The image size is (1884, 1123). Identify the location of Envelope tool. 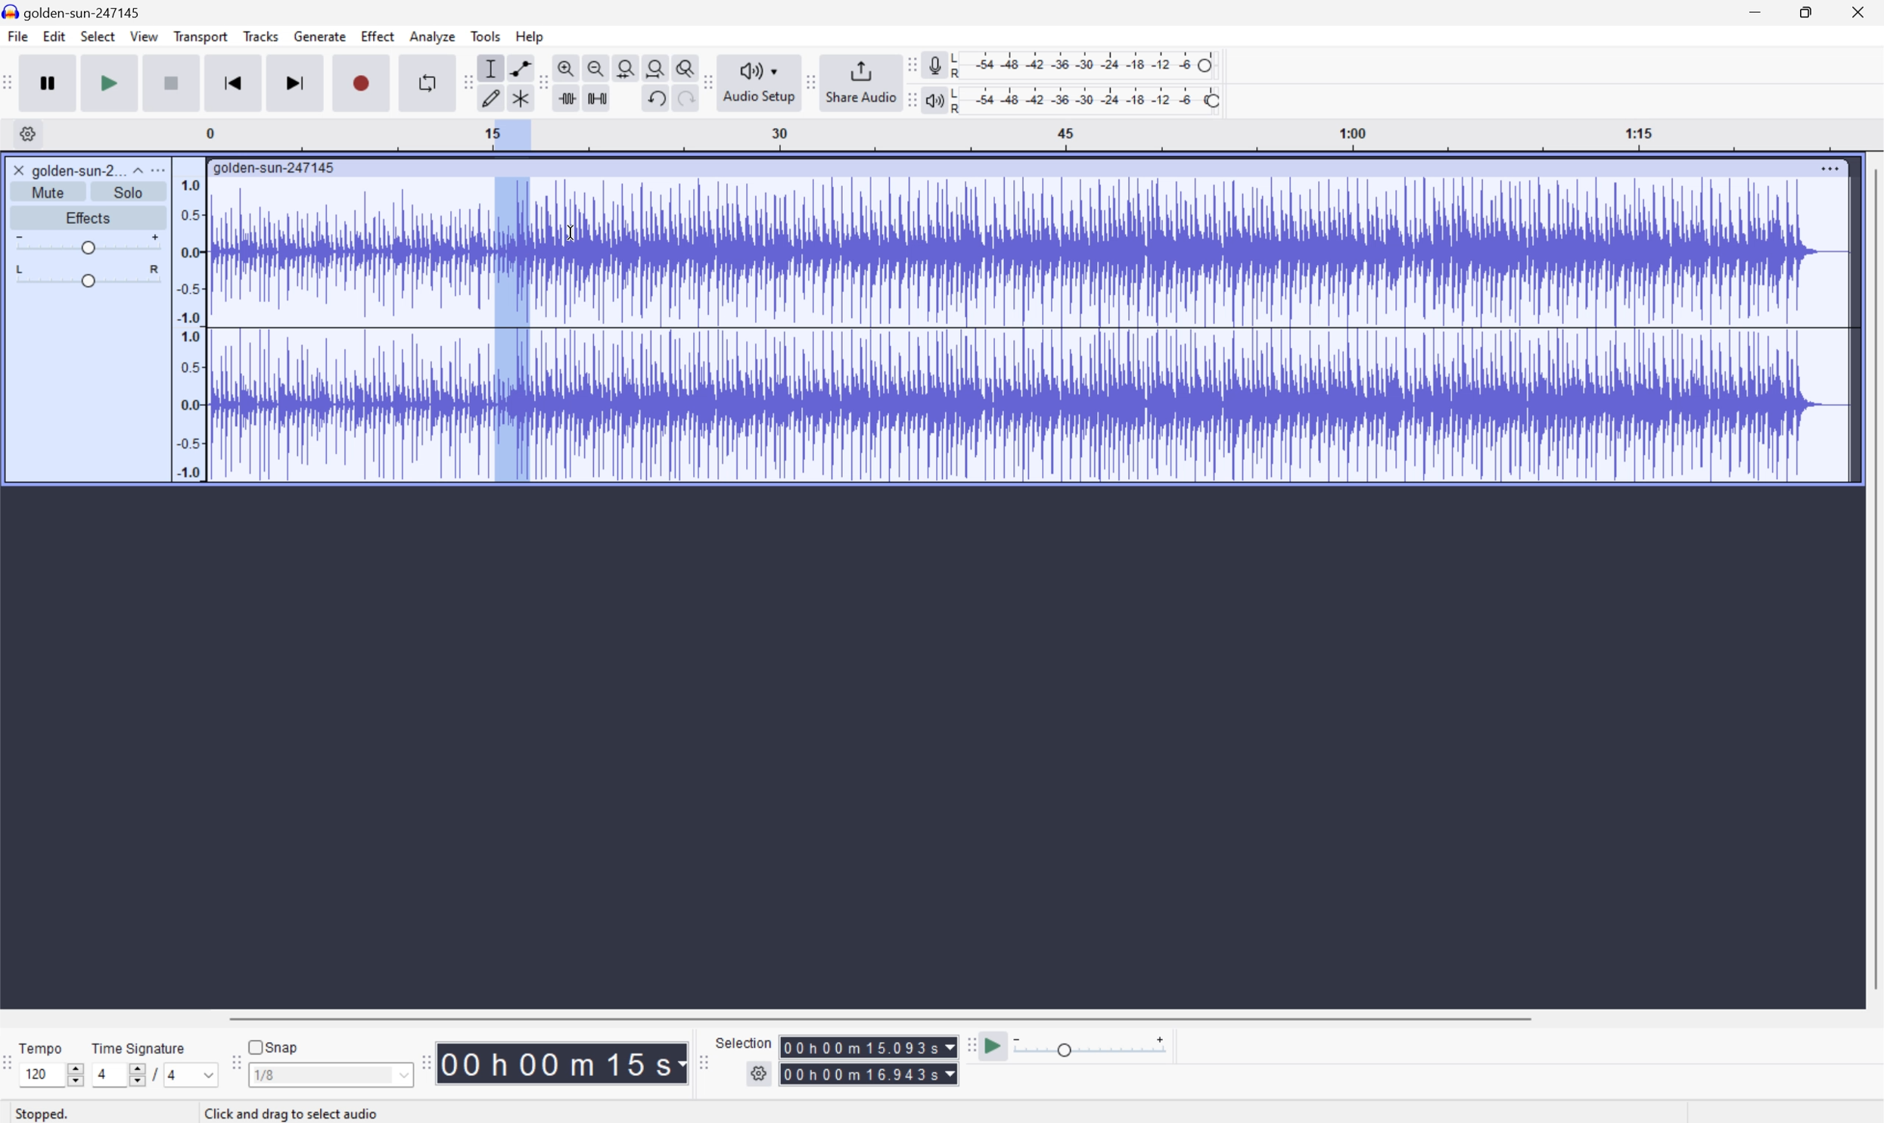
(517, 67).